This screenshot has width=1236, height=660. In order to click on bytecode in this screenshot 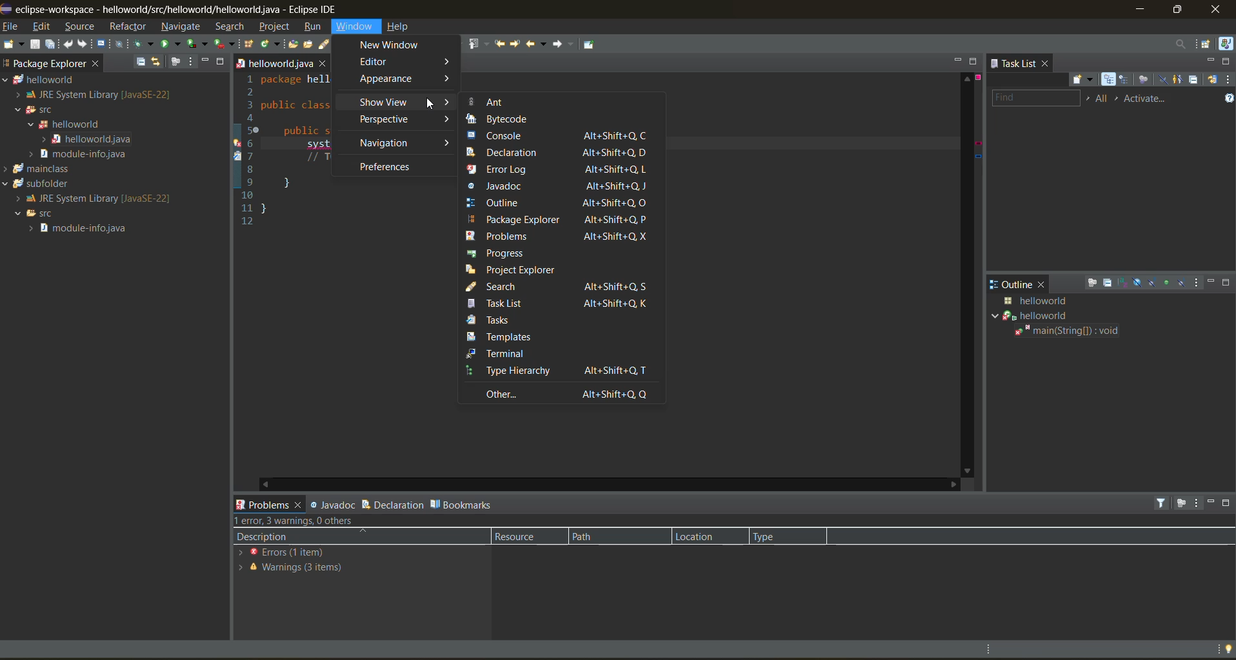, I will do `click(507, 119)`.